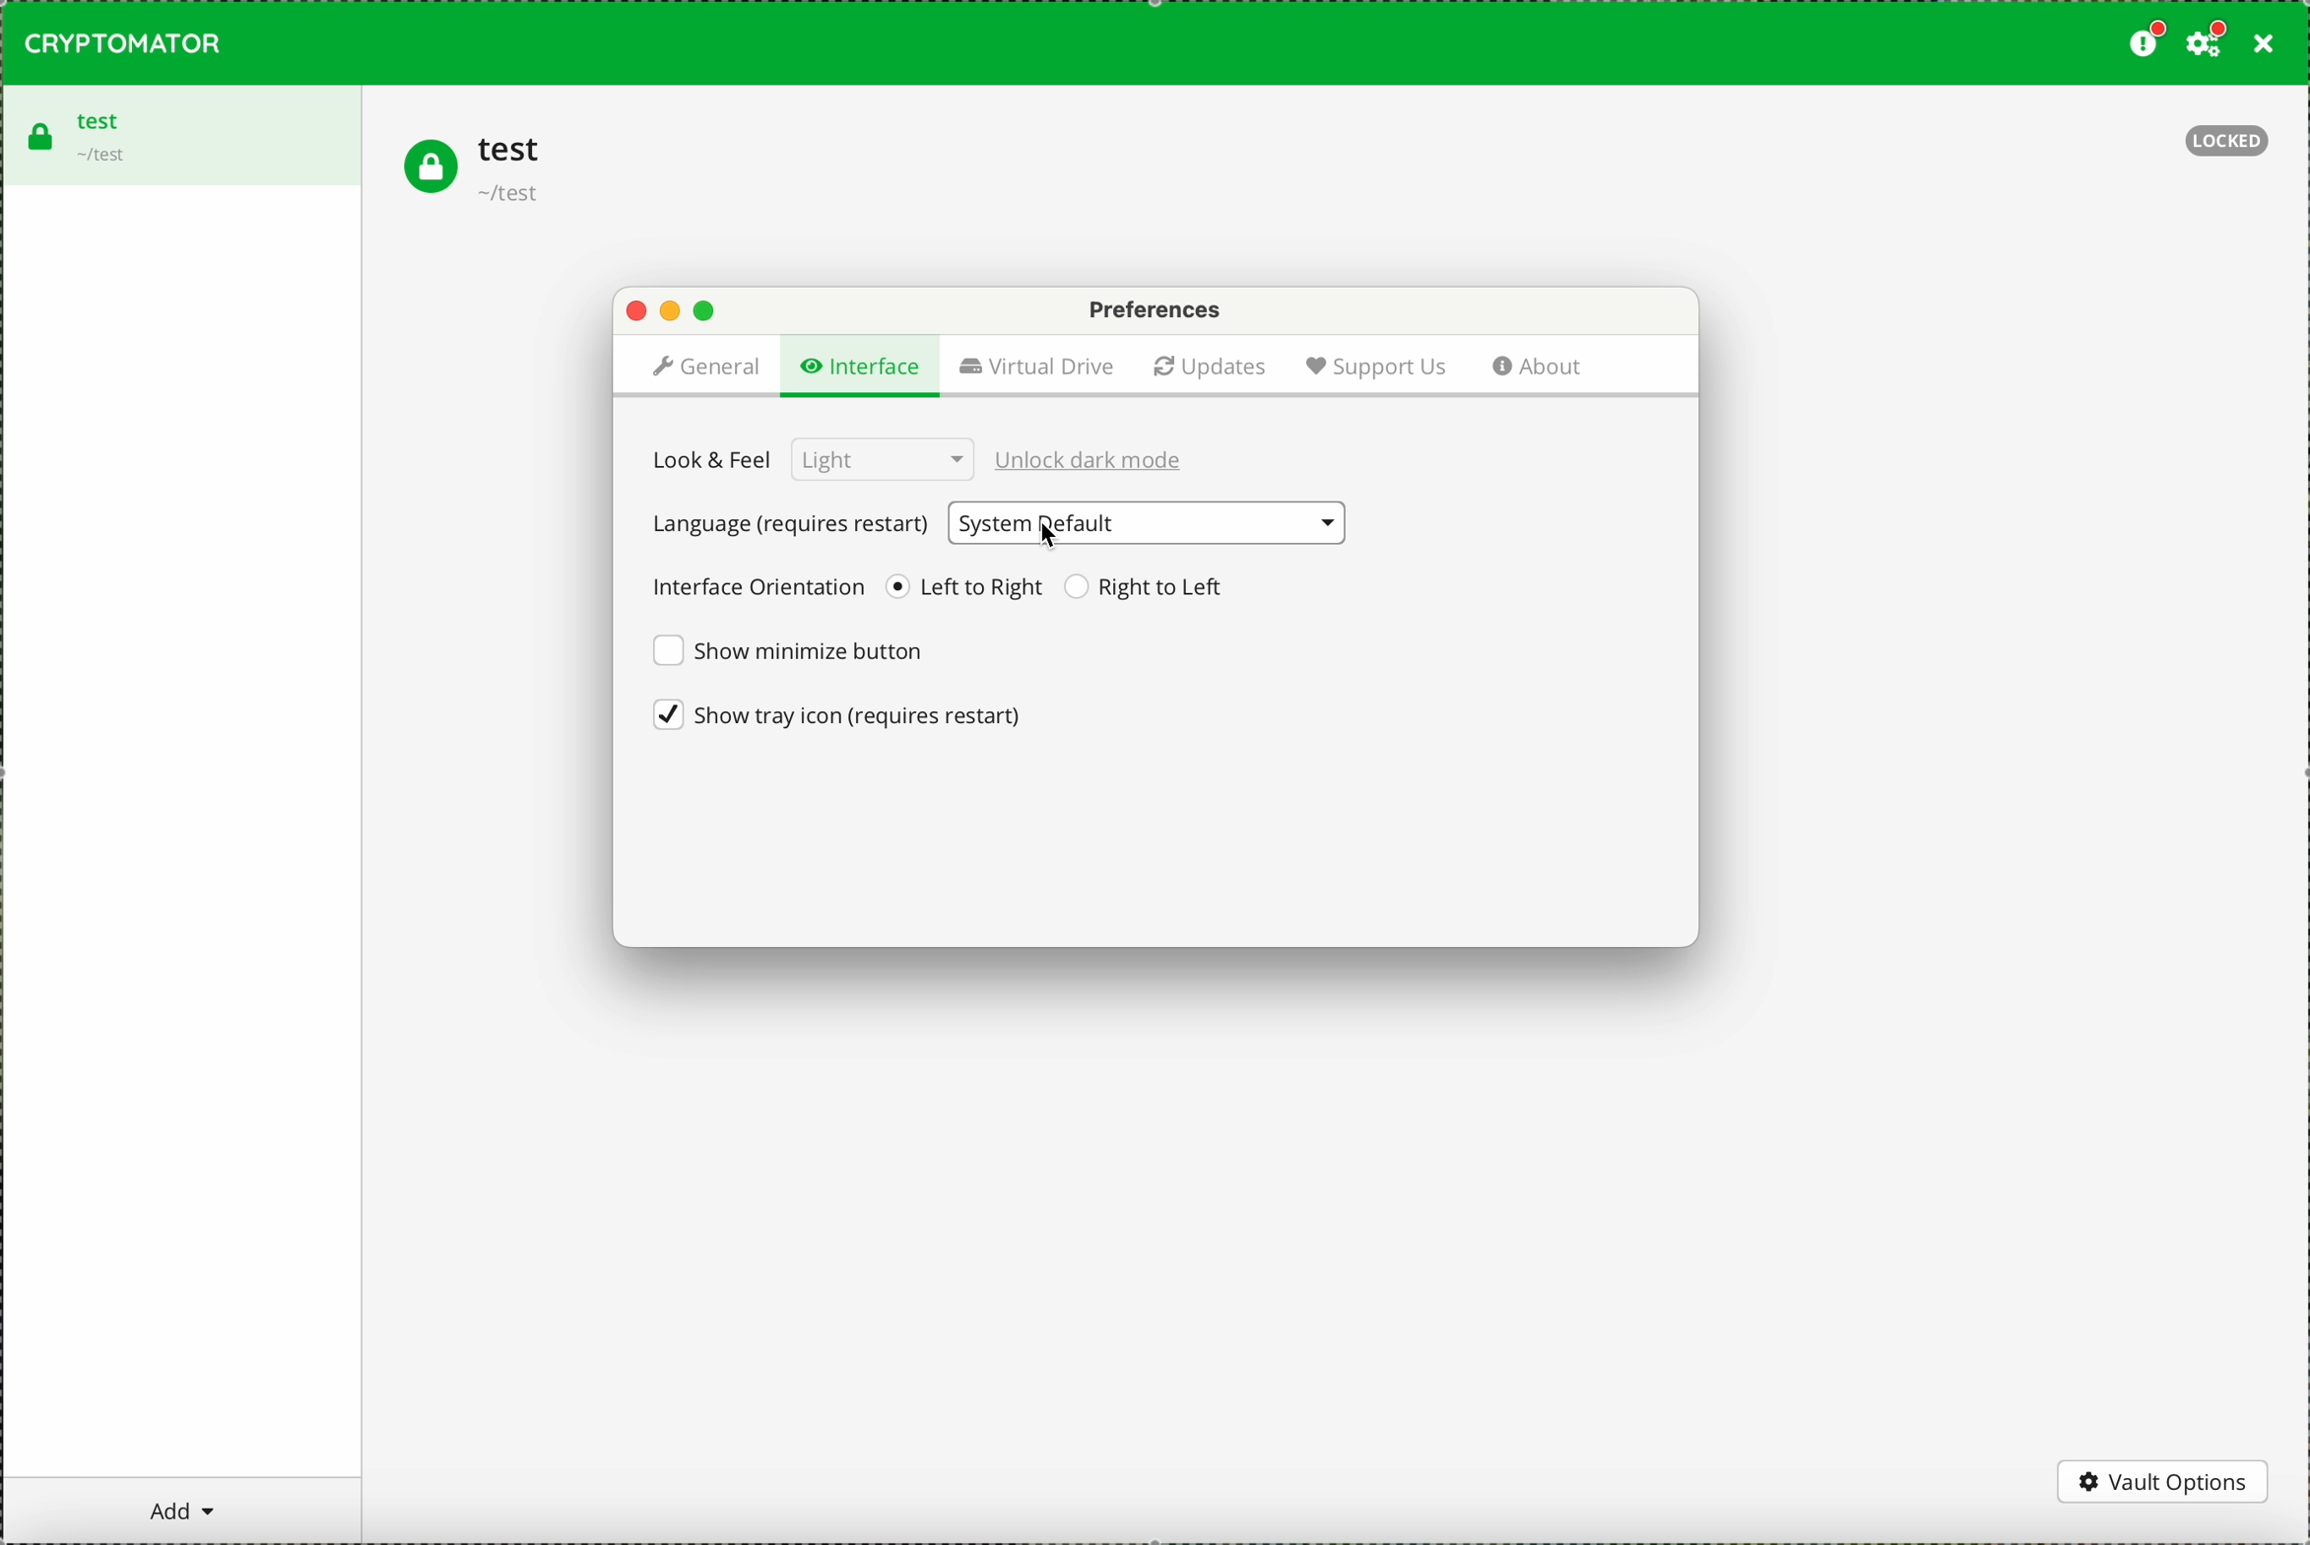 This screenshot has width=2310, height=1545. What do you see at coordinates (2144, 43) in the screenshot?
I see `donate` at bounding box center [2144, 43].